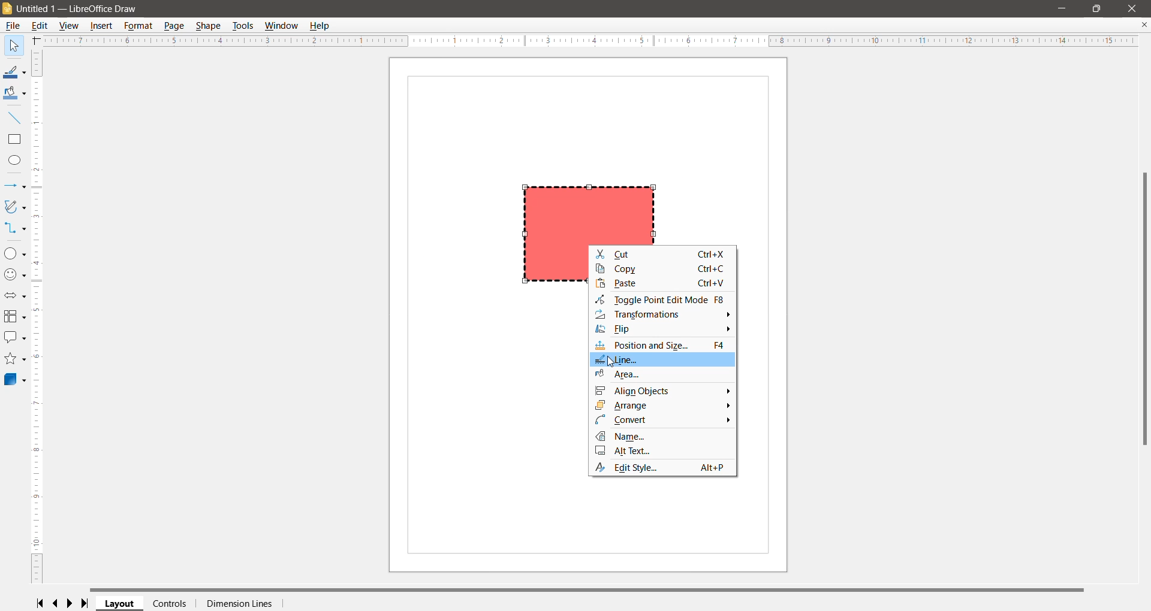 The width and height of the screenshot is (1151, 611). I want to click on Page, so click(174, 26).